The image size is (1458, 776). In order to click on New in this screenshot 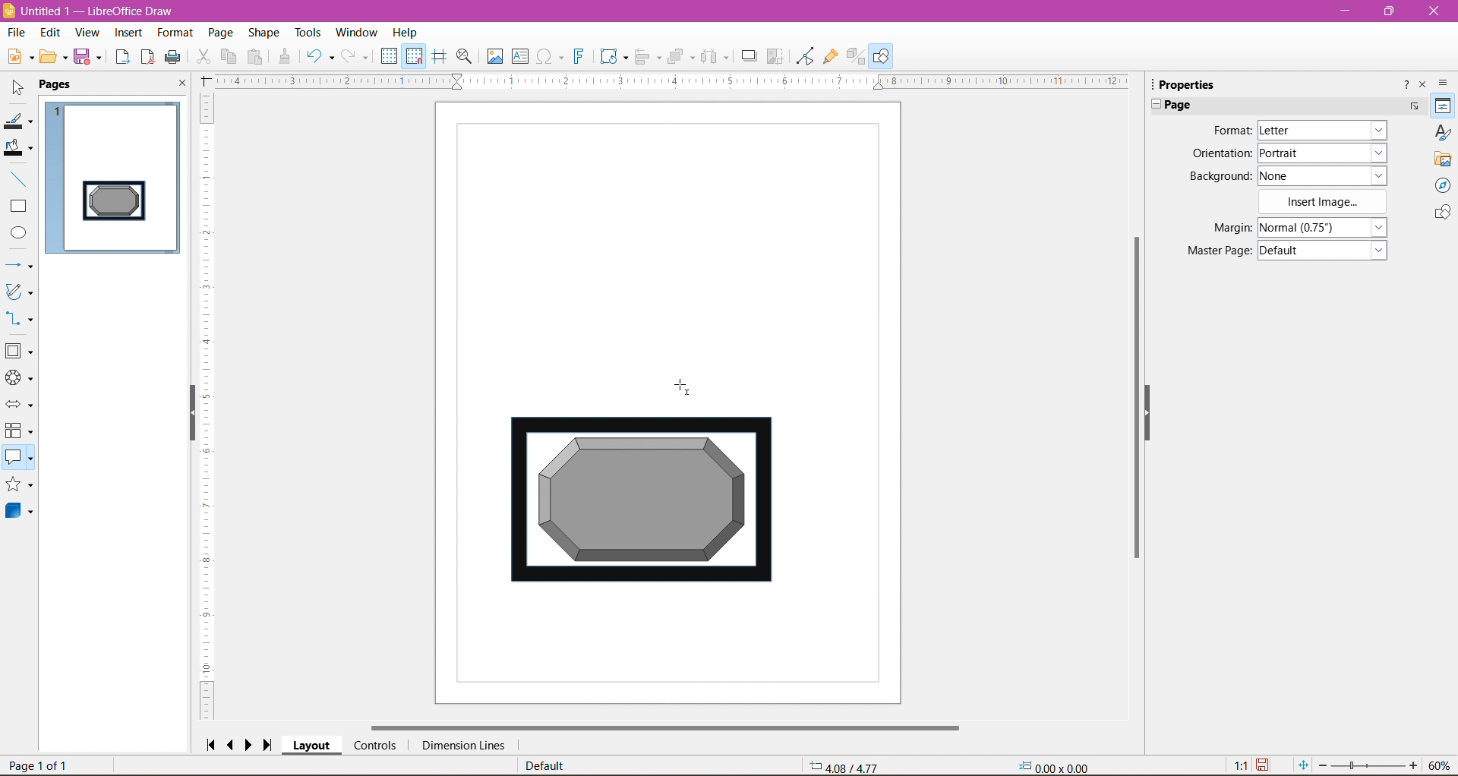, I will do `click(17, 55)`.